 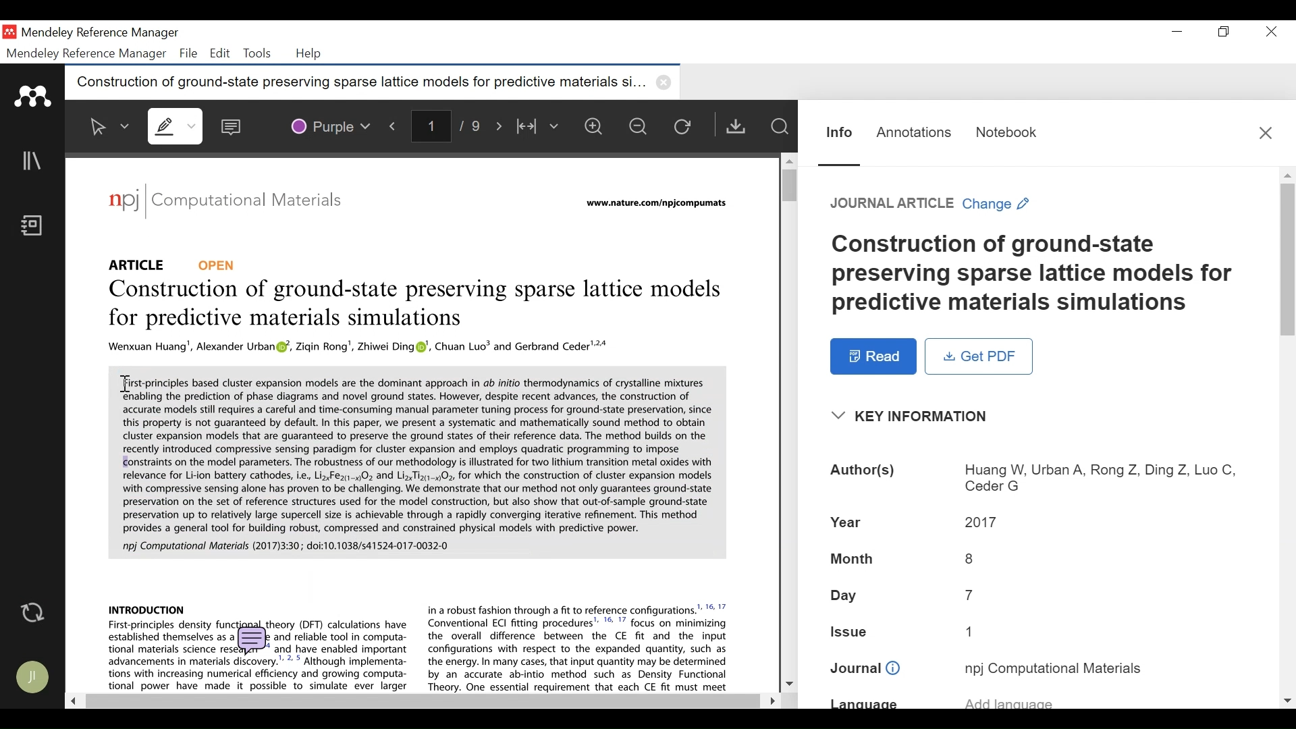 What do you see at coordinates (659, 204) in the screenshot?
I see `URL` at bounding box center [659, 204].